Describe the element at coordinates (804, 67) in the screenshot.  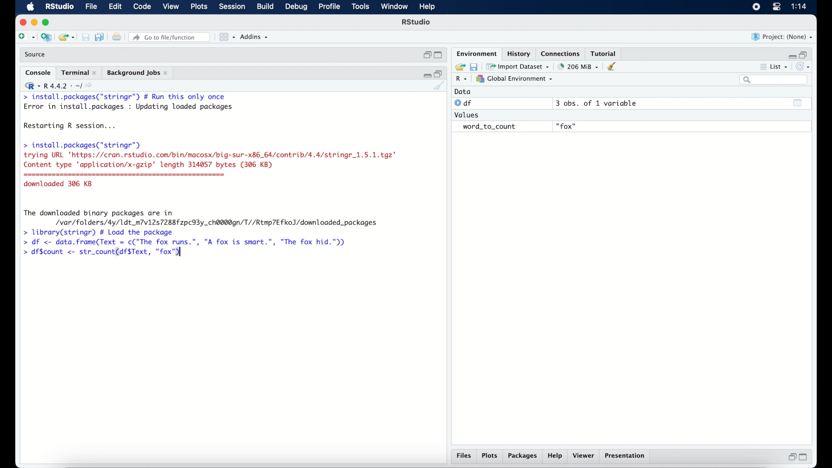
I see `refresh` at that location.